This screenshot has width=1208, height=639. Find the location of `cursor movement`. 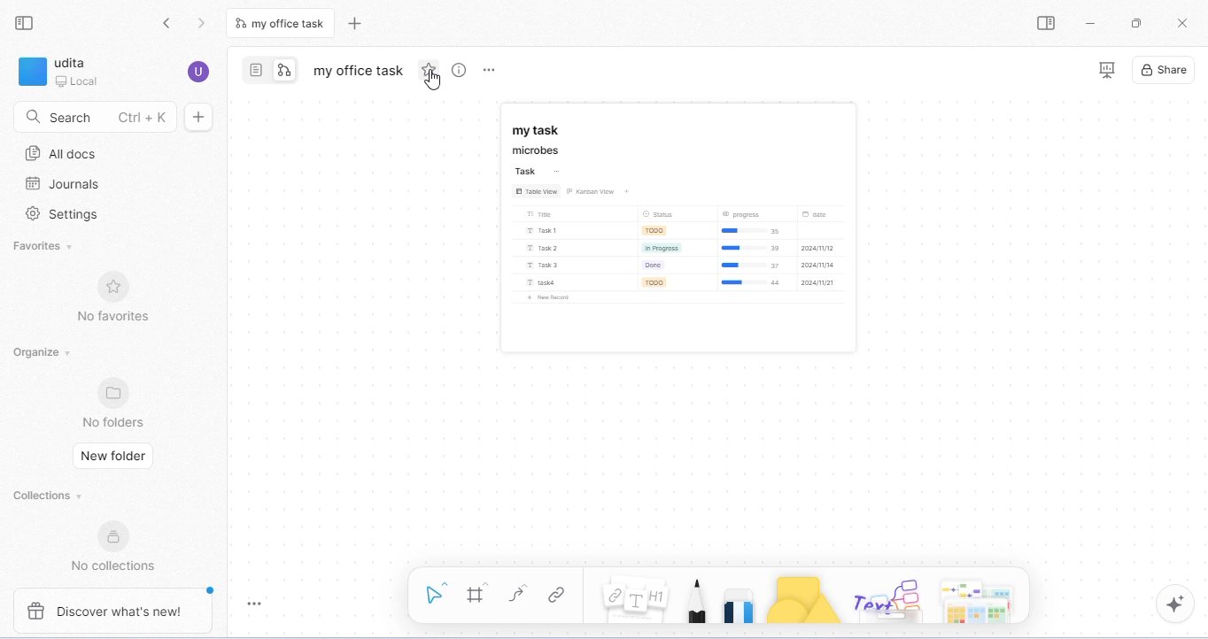

cursor movement is located at coordinates (435, 81).